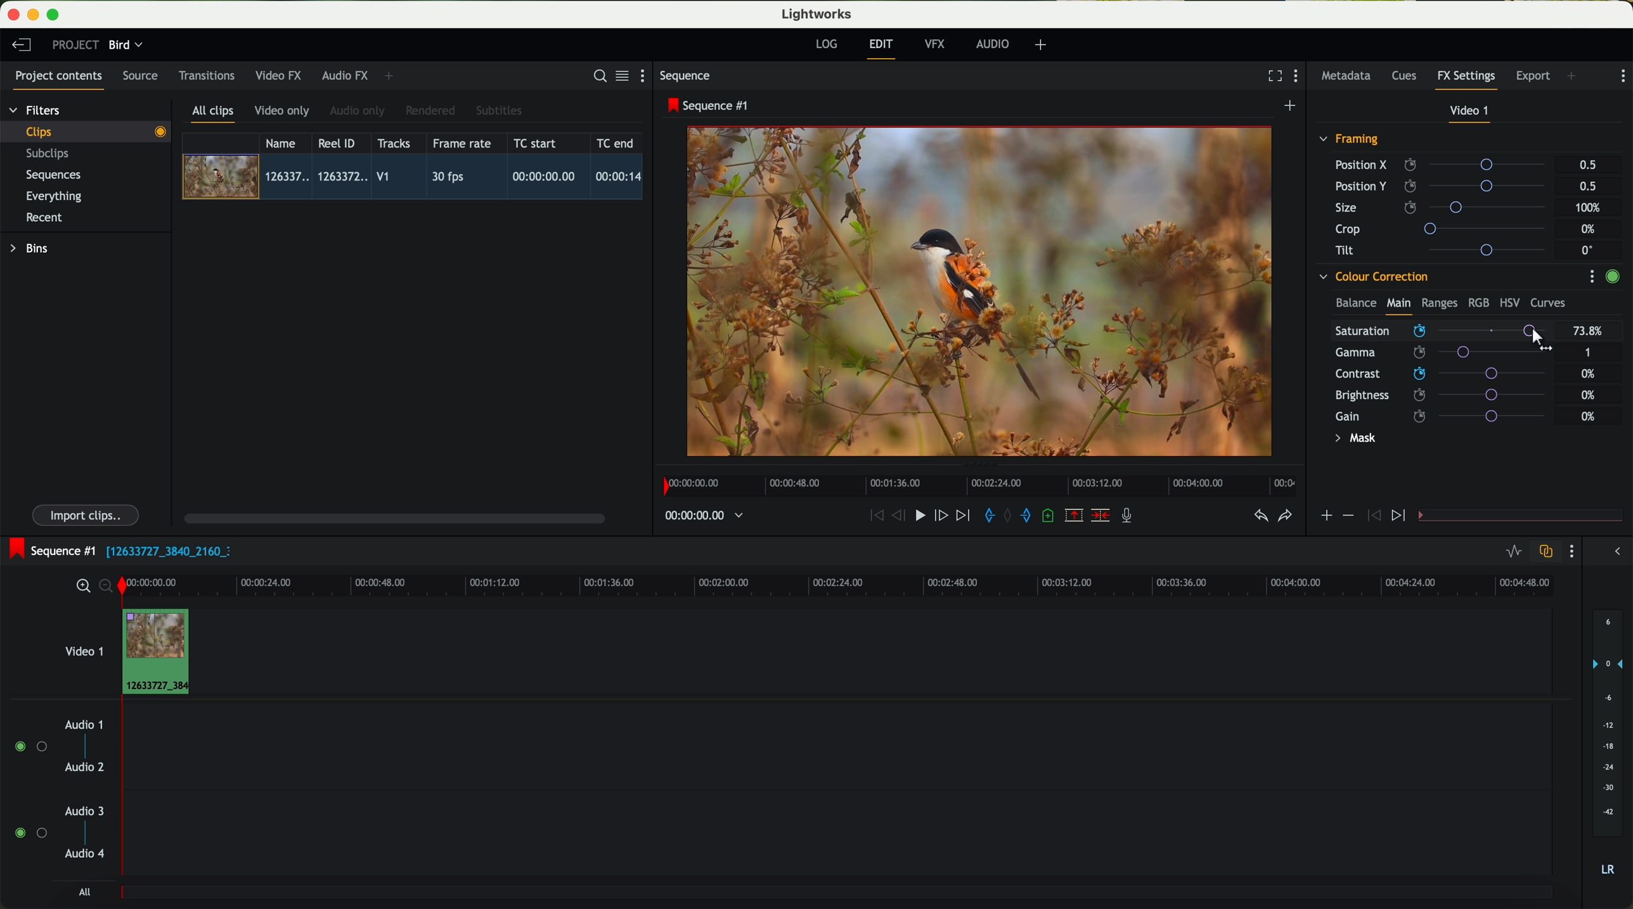 The height and width of the screenshot is (909, 1633). I want to click on all clips, so click(214, 115).